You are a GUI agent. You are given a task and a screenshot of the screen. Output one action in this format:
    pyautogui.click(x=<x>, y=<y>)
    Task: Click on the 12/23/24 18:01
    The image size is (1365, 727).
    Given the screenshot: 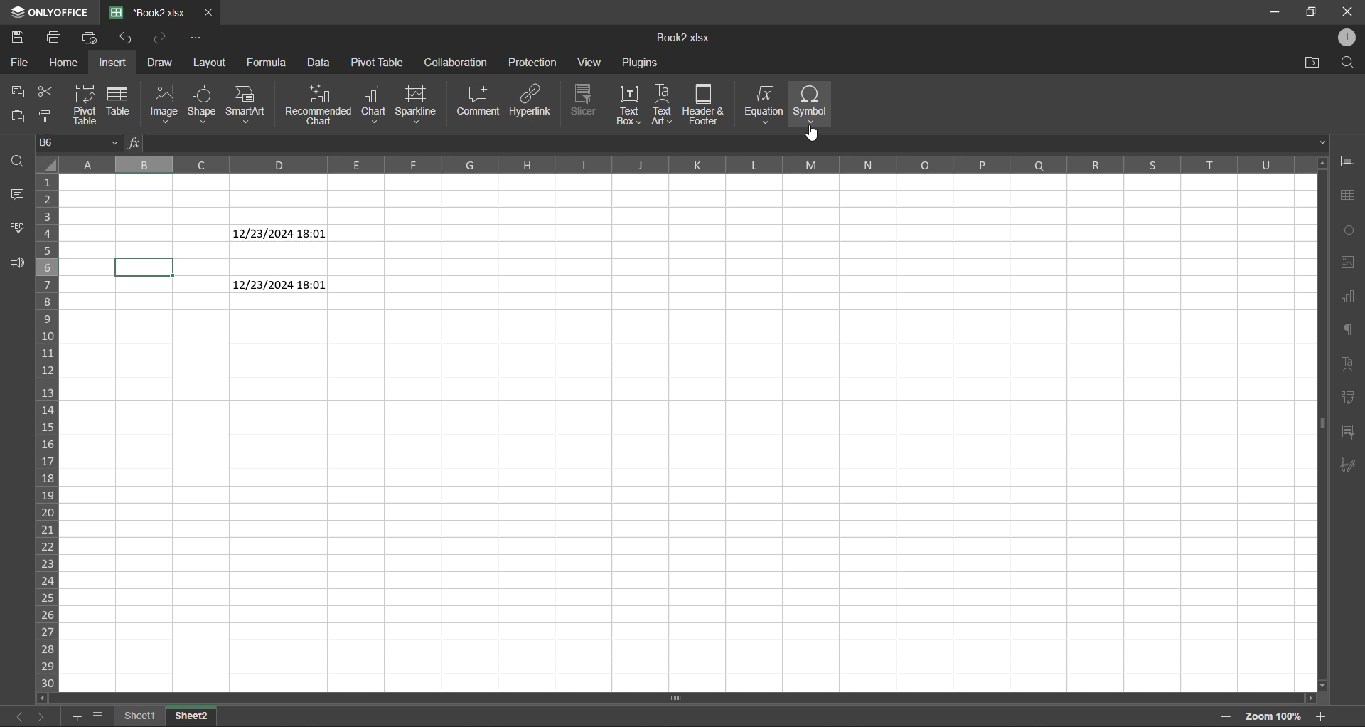 What is the action you would take?
    pyautogui.click(x=280, y=233)
    